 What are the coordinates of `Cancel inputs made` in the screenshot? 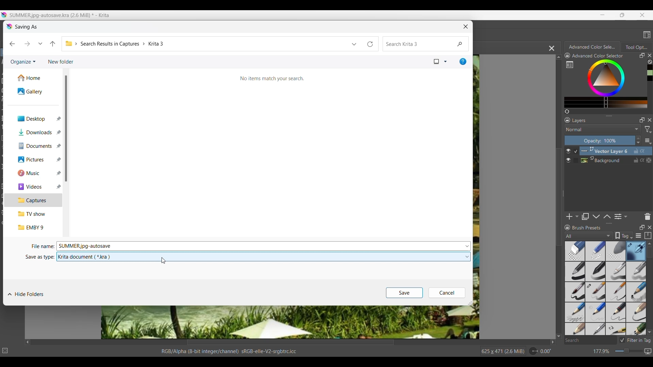 It's located at (447, 293).